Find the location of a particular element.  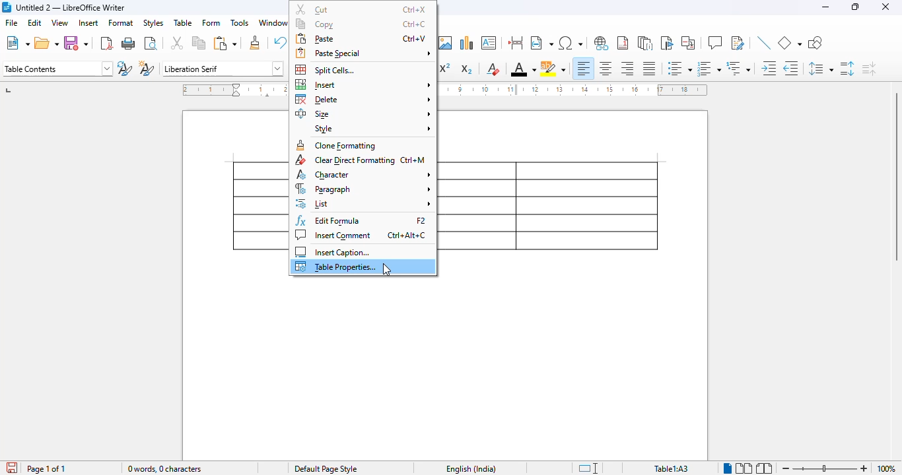

insert is located at coordinates (363, 84).